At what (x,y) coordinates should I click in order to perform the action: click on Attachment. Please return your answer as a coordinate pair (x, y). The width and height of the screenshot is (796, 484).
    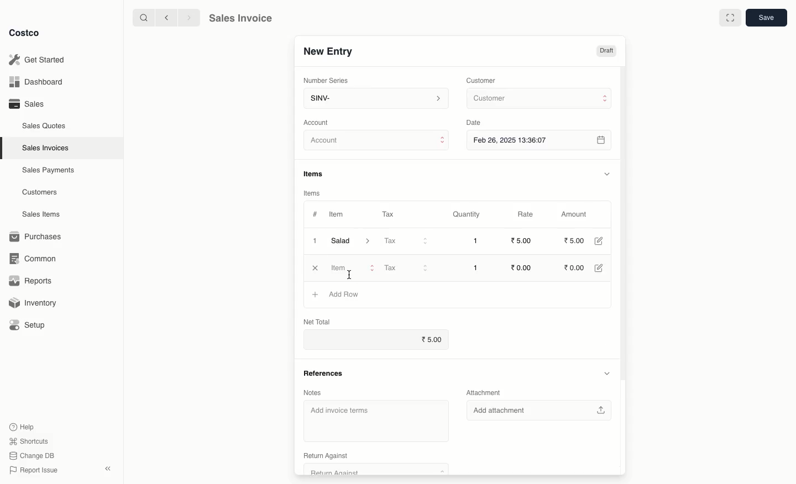
    Looking at the image, I should click on (484, 391).